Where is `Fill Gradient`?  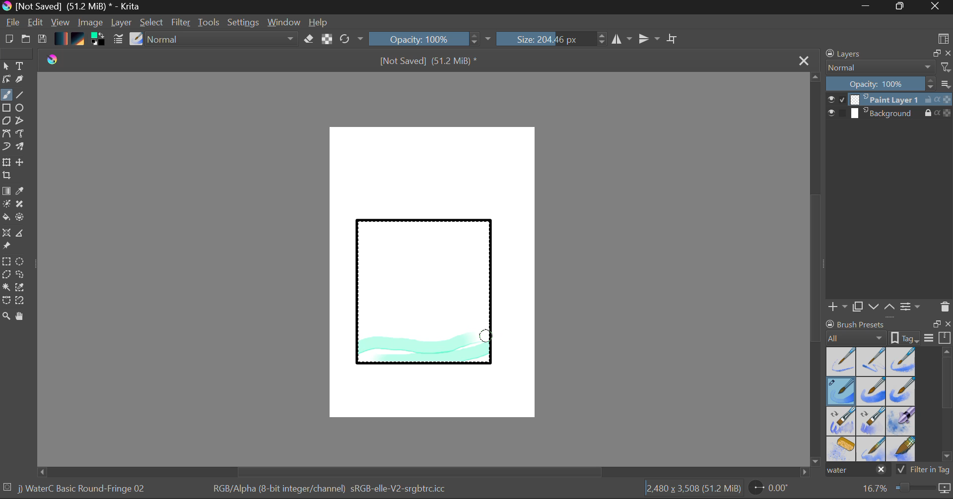 Fill Gradient is located at coordinates (6, 190).